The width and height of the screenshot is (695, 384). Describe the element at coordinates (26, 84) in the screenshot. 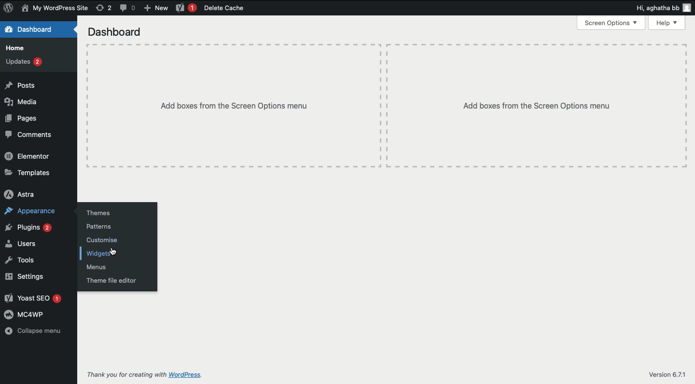

I see `Posts` at that location.